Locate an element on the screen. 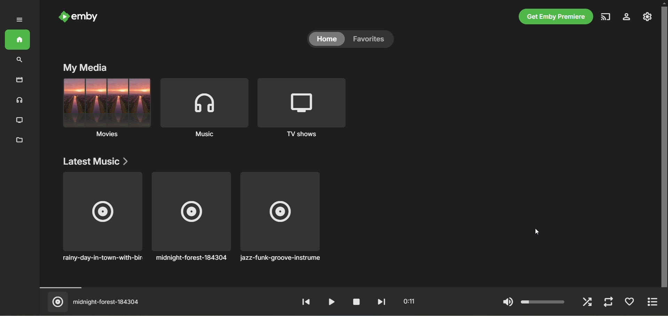 Image resolution: width=668 pixels, height=316 pixels. latest music is located at coordinates (98, 162).